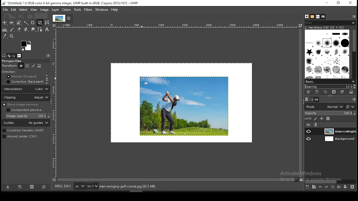 The height and width of the screenshot is (201, 358). What do you see at coordinates (351, 3) in the screenshot?
I see `close window` at bounding box center [351, 3].